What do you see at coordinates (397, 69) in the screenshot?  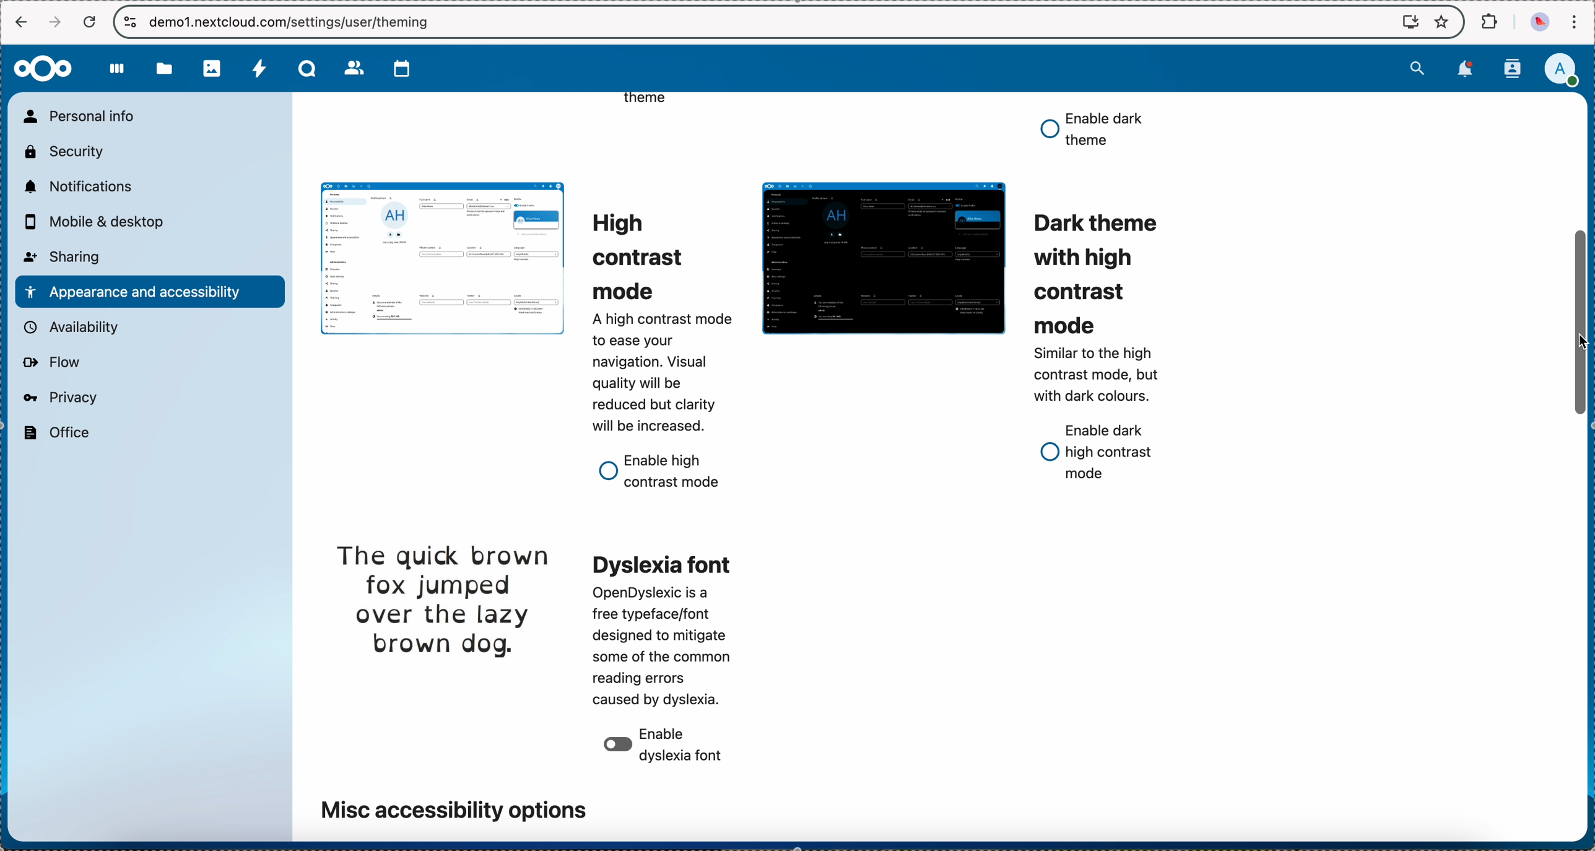 I see `calendar` at bounding box center [397, 69].